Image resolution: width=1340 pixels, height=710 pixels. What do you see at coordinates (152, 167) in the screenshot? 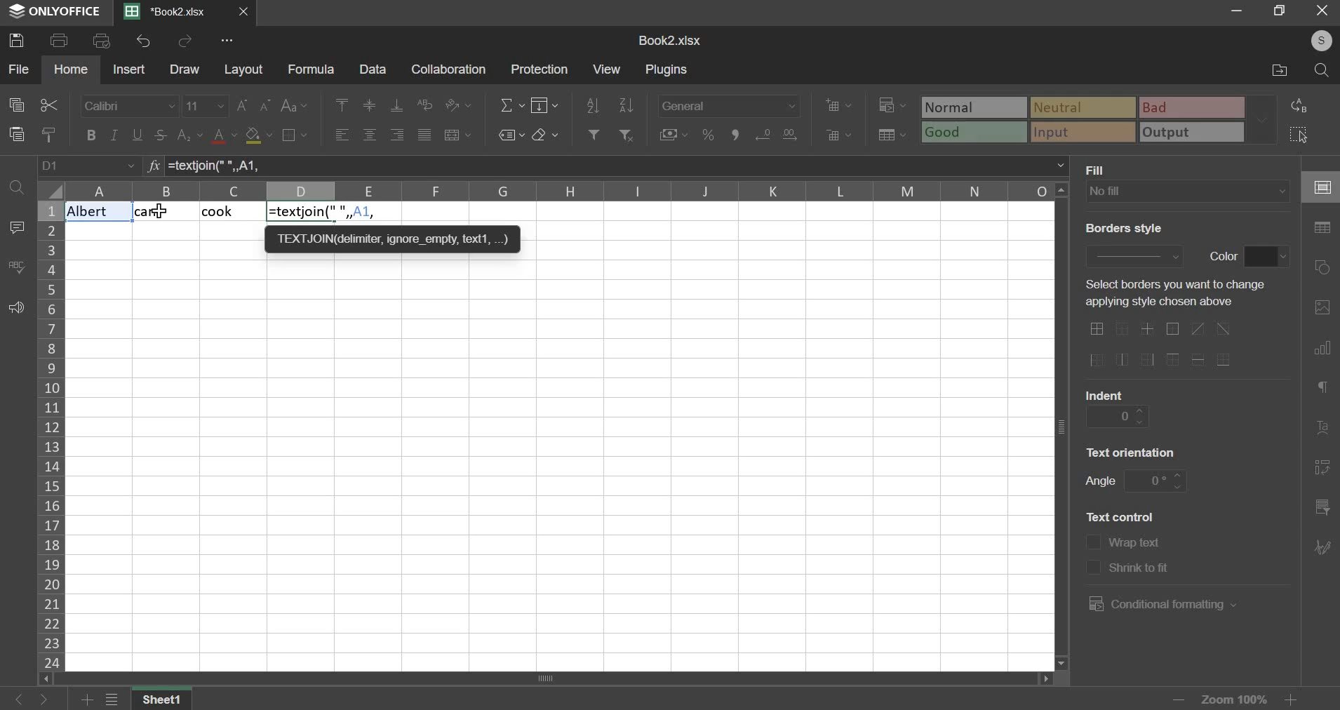
I see `formula` at bounding box center [152, 167].